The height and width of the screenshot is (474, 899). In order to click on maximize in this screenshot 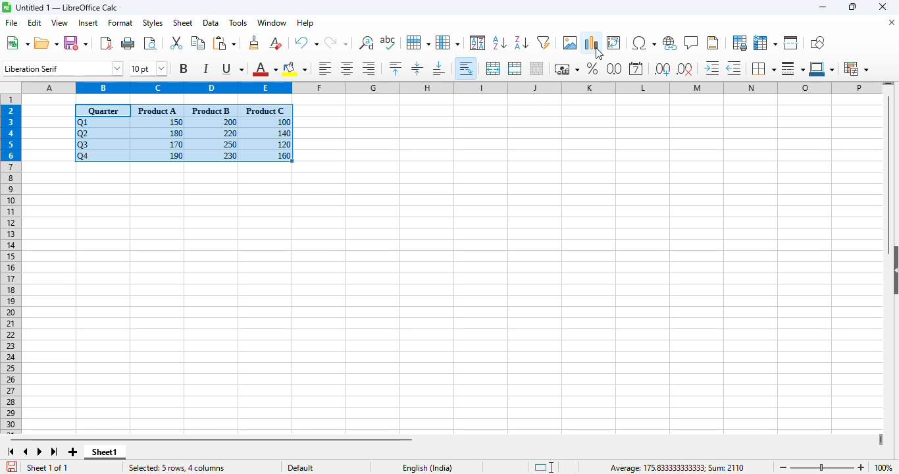, I will do `click(854, 7)`.